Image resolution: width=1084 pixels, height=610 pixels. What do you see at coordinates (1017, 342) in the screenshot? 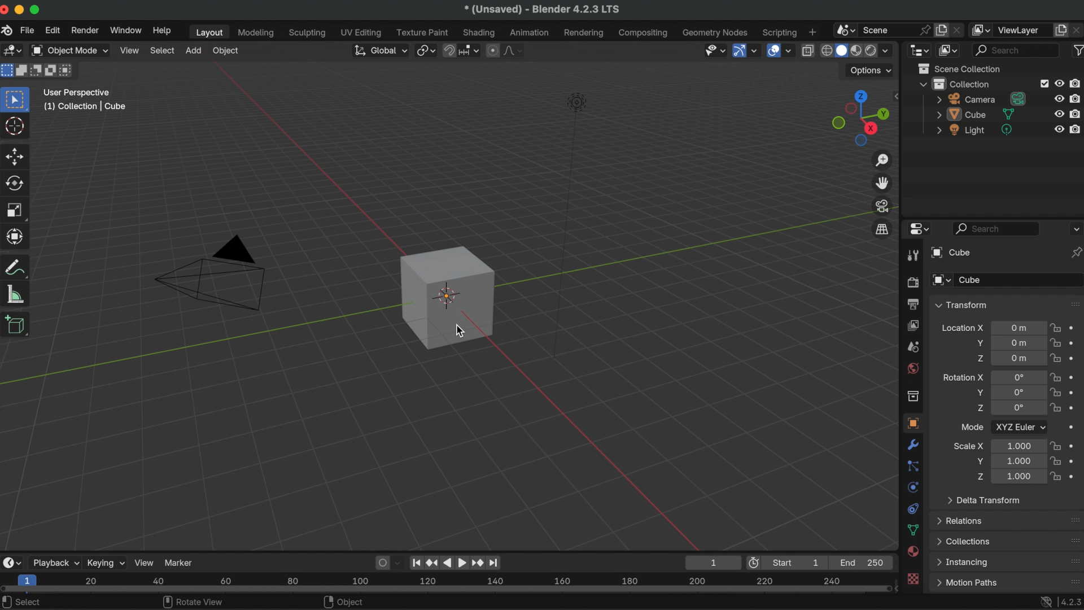
I see `location of object` at bounding box center [1017, 342].